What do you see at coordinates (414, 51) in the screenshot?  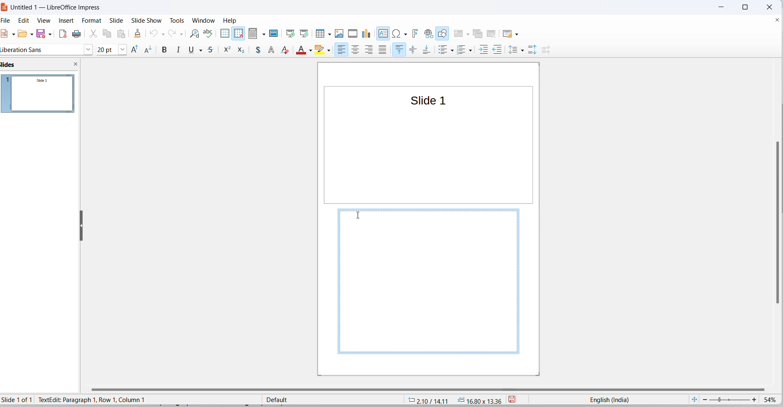 I see `filters options` at bounding box center [414, 51].